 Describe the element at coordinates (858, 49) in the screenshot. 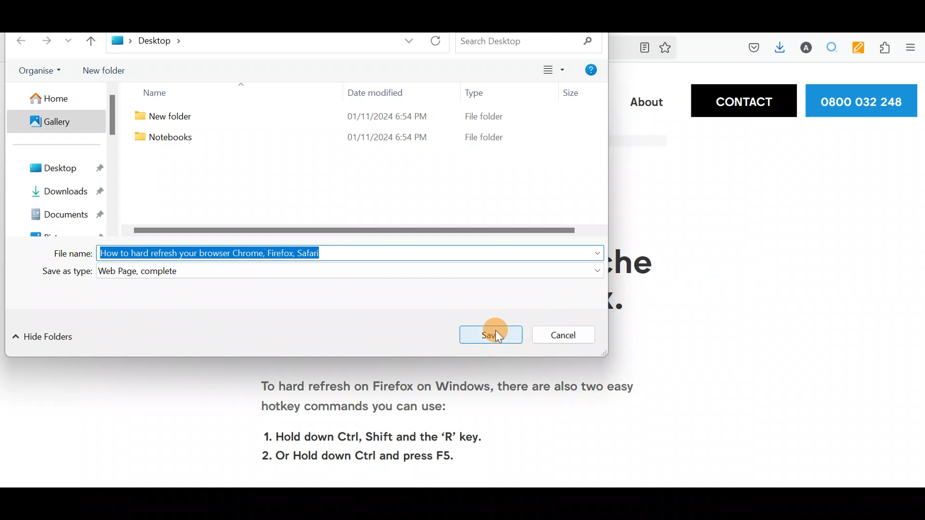

I see `Multi keyword highlighter` at that location.